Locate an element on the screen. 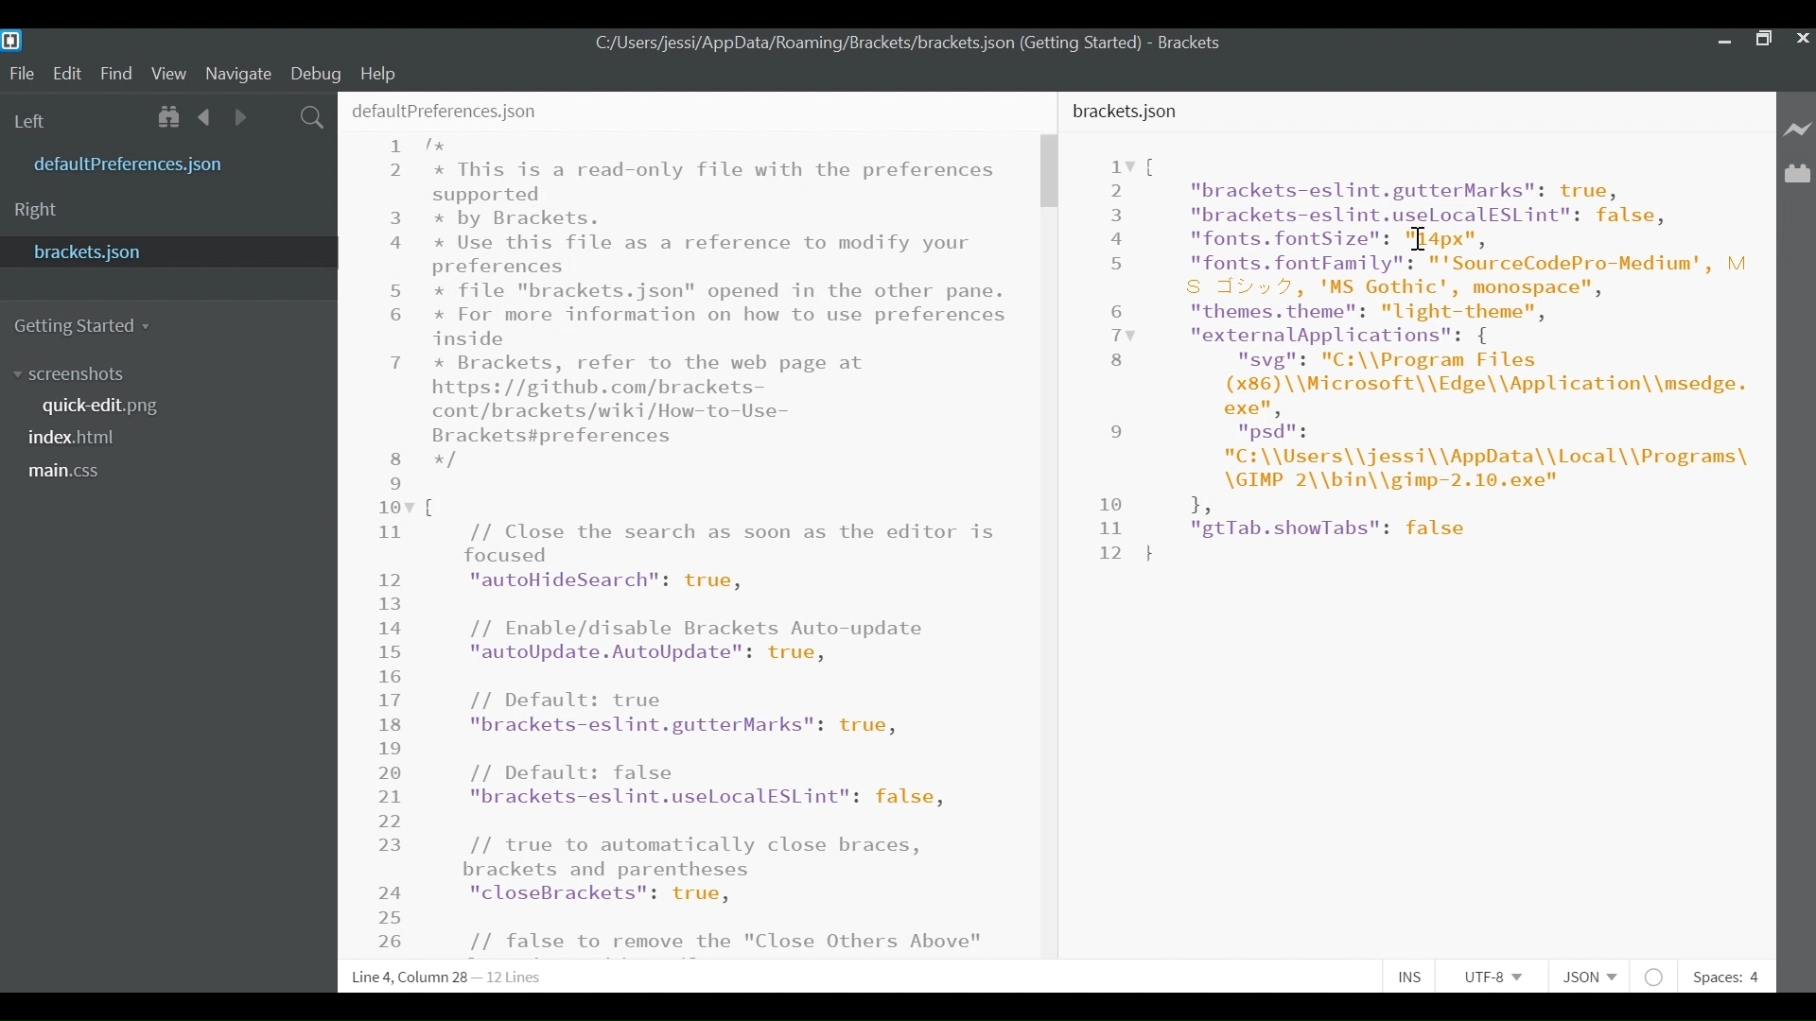 The height and width of the screenshot is (1021, 1816). Help is located at coordinates (378, 73).